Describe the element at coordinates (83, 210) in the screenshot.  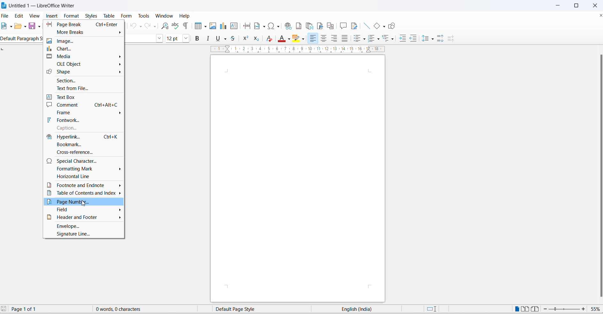
I see `field` at that location.